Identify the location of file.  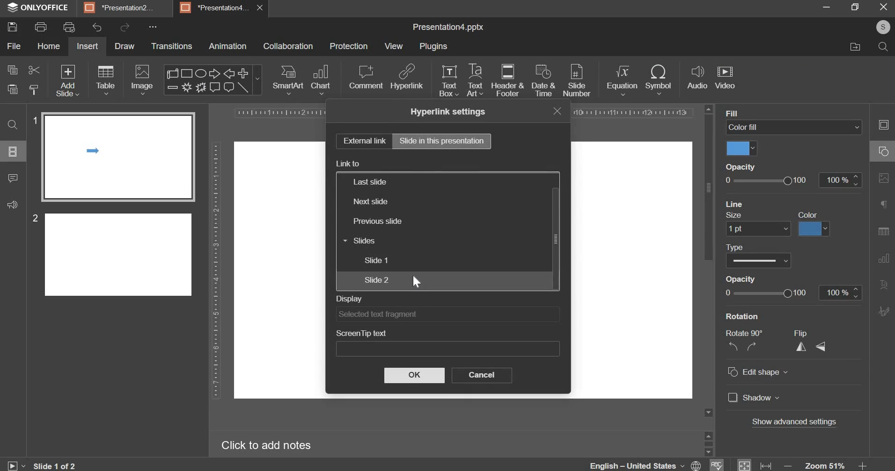
(15, 46).